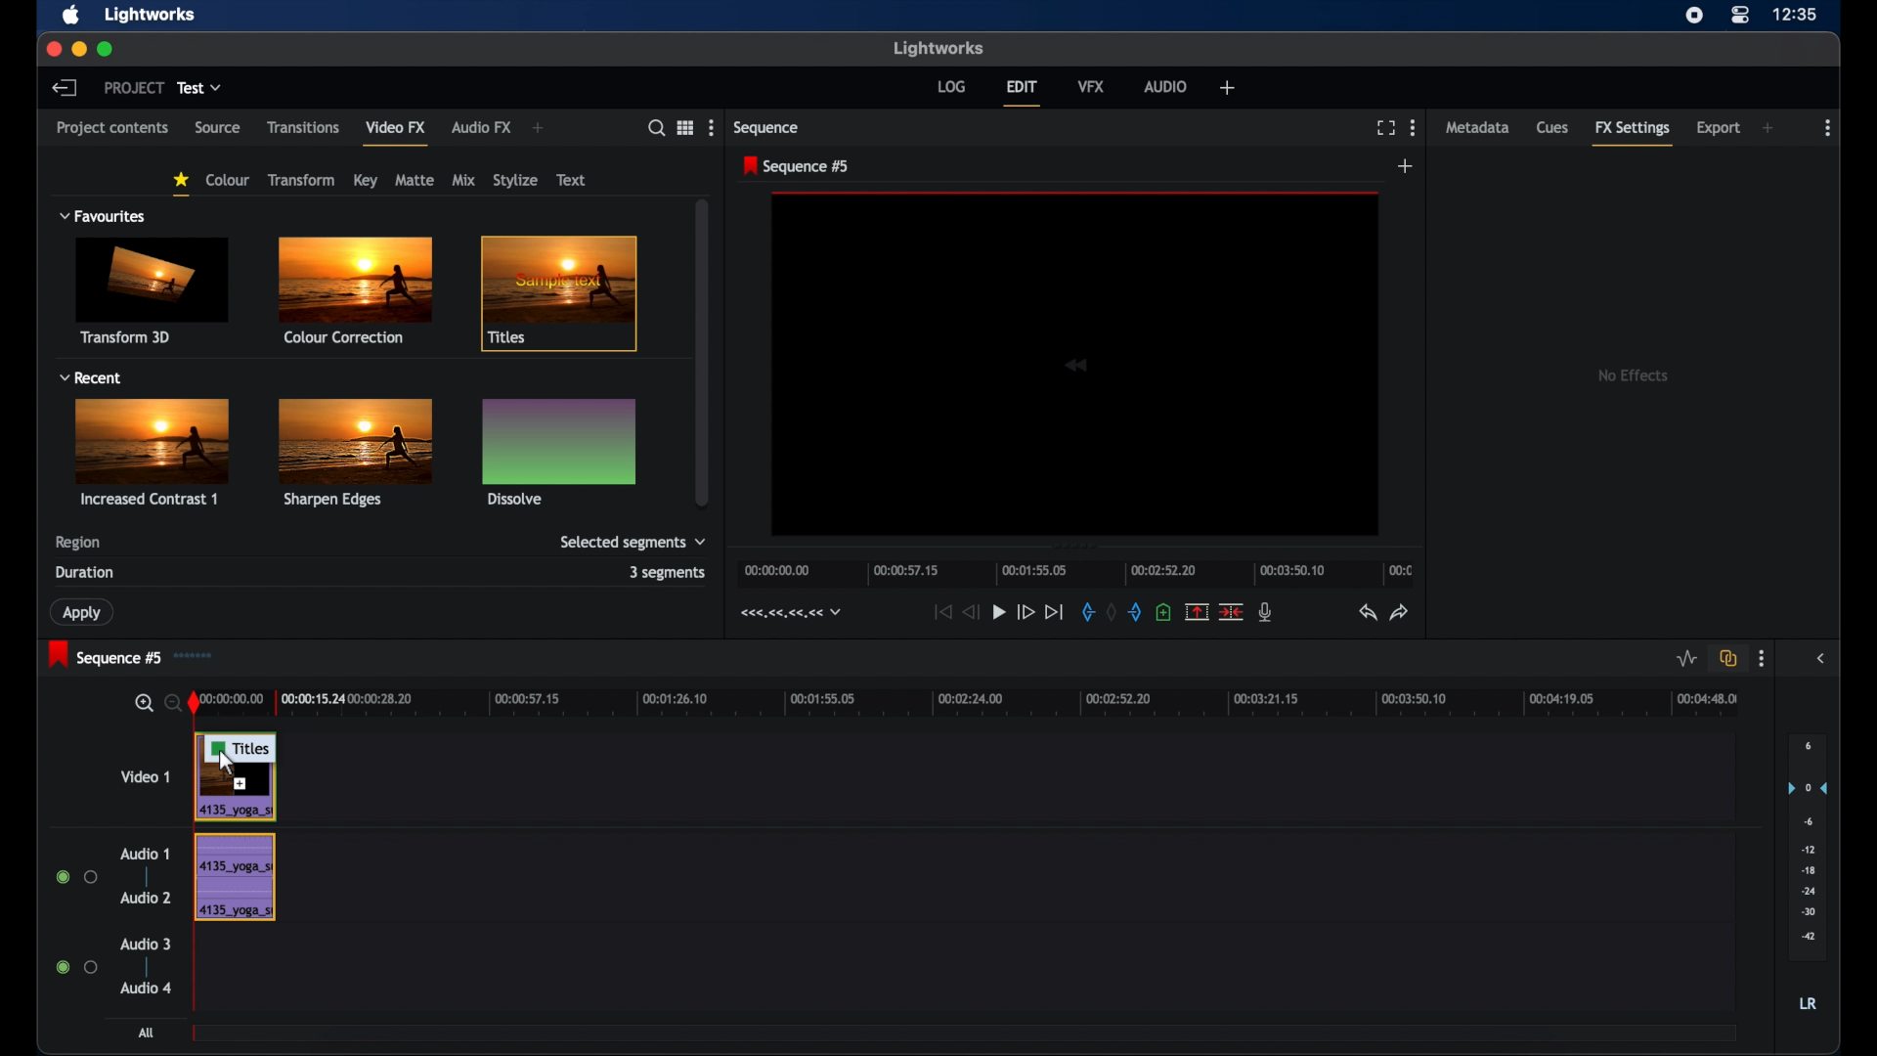 The width and height of the screenshot is (1877, 1056). I want to click on transform, so click(303, 180).